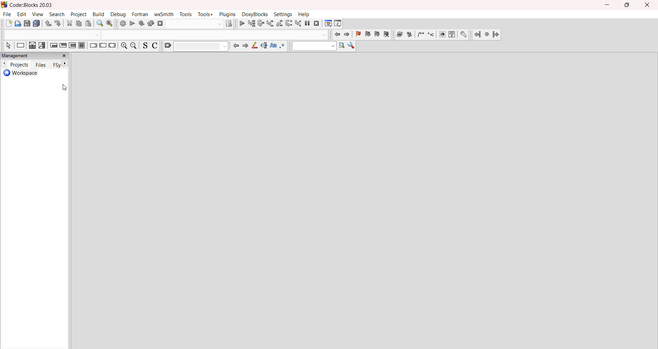  I want to click on HTML, so click(442, 35).